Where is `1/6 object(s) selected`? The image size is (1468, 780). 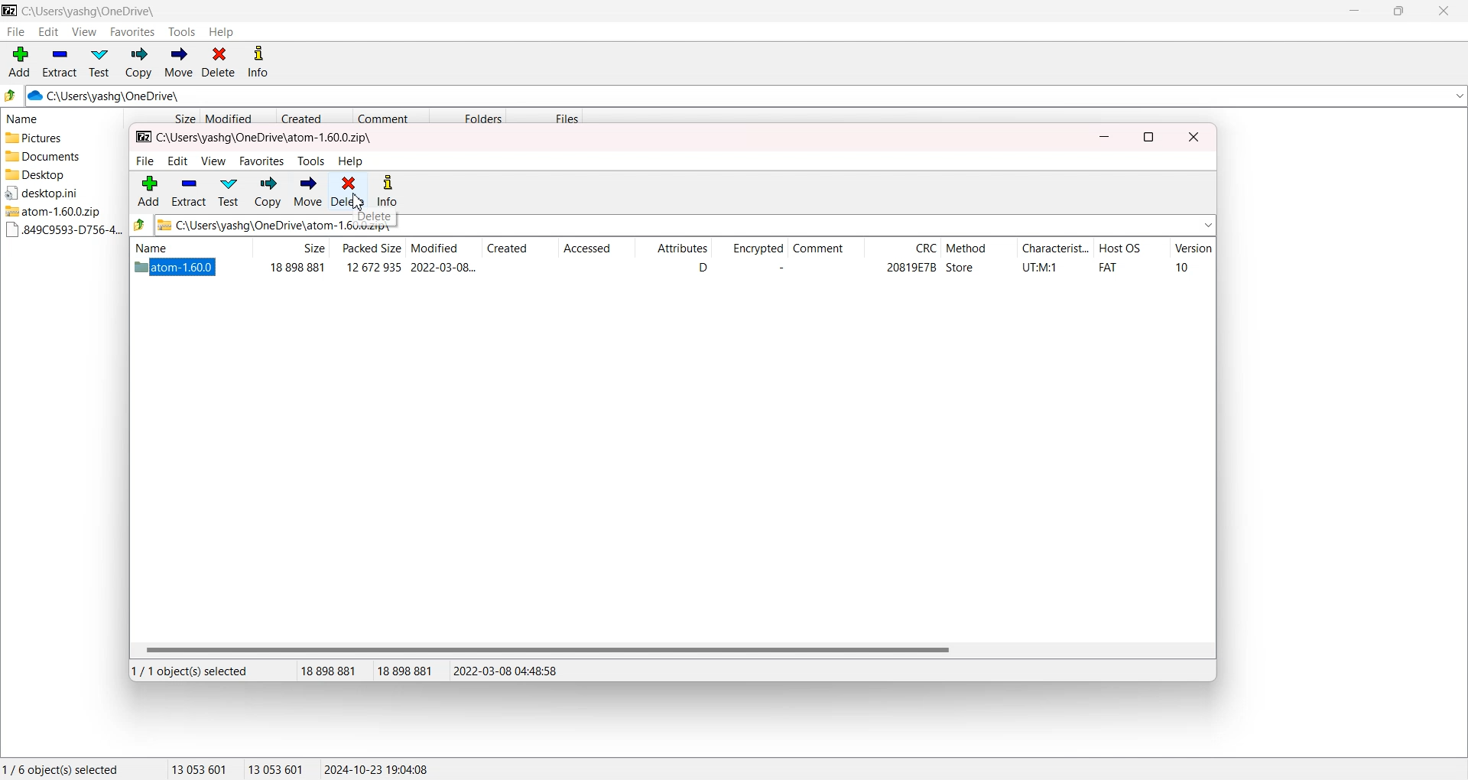
1/6 object(s) selected is located at coordinates (60, 769).